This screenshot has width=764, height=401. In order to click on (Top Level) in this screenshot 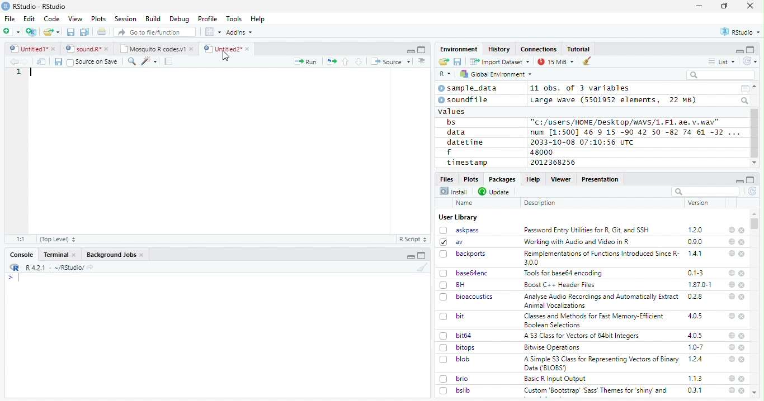, I will do `click(57, 239)`.